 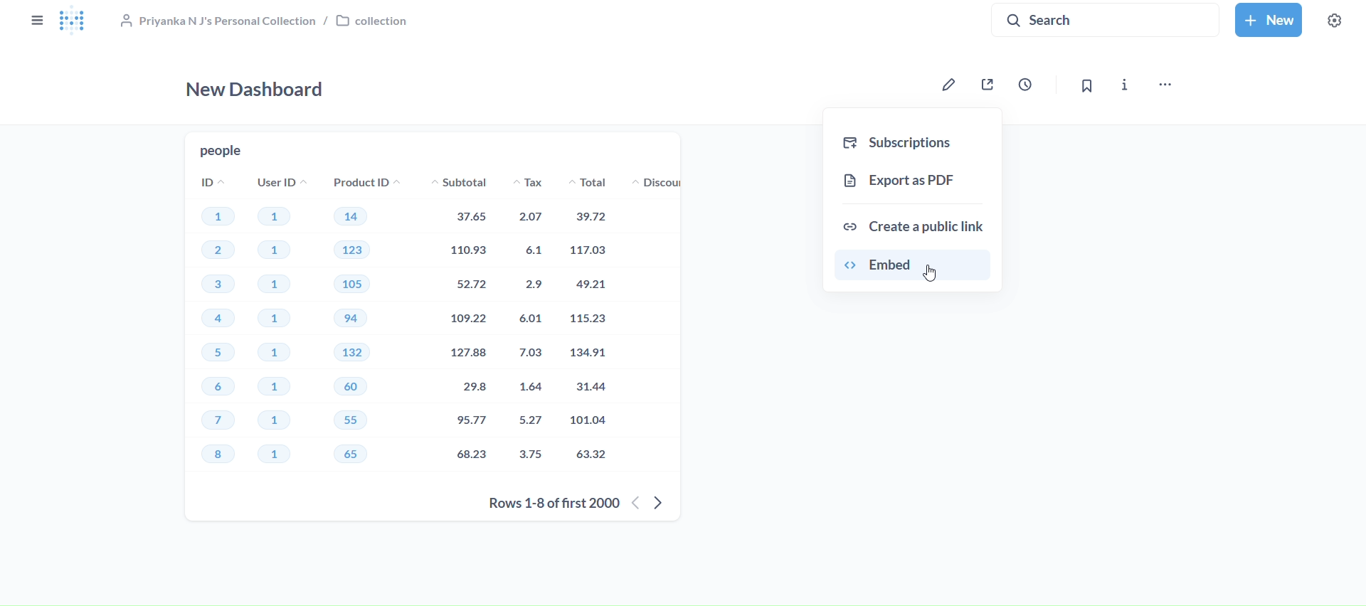 What do you see at coordinates (912, 265) in the screenshot?
I see `embed` at bounding box center [912, 265].